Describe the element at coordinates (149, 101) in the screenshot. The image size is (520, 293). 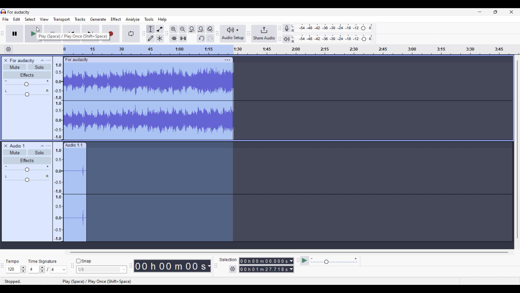
I see `track waveform selected` at that location.